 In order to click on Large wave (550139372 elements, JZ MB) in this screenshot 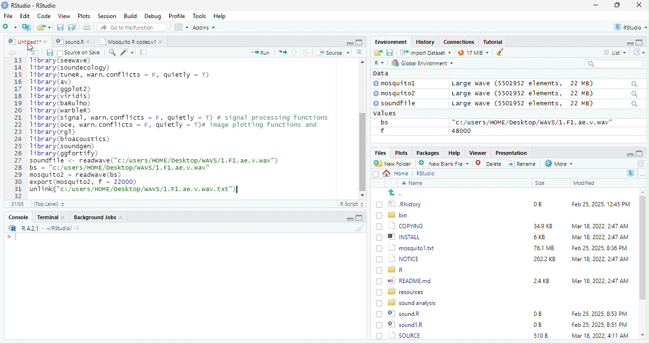, I will do `click(546, 93)`.